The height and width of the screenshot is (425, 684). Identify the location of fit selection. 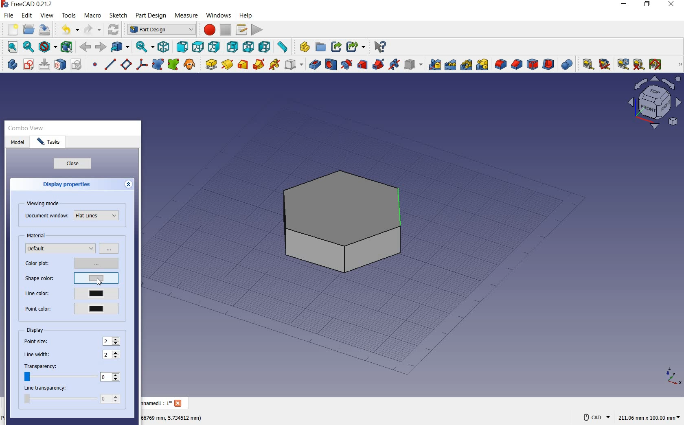
(28, 47).